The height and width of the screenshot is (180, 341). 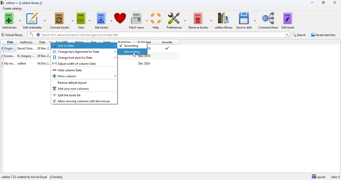 I want to click on title, so click(x=10, y=63).